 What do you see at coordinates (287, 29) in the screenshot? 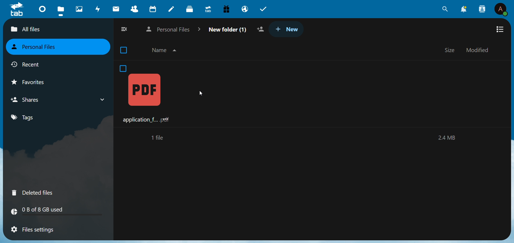
I see `new` at bounding box center [287, 29].